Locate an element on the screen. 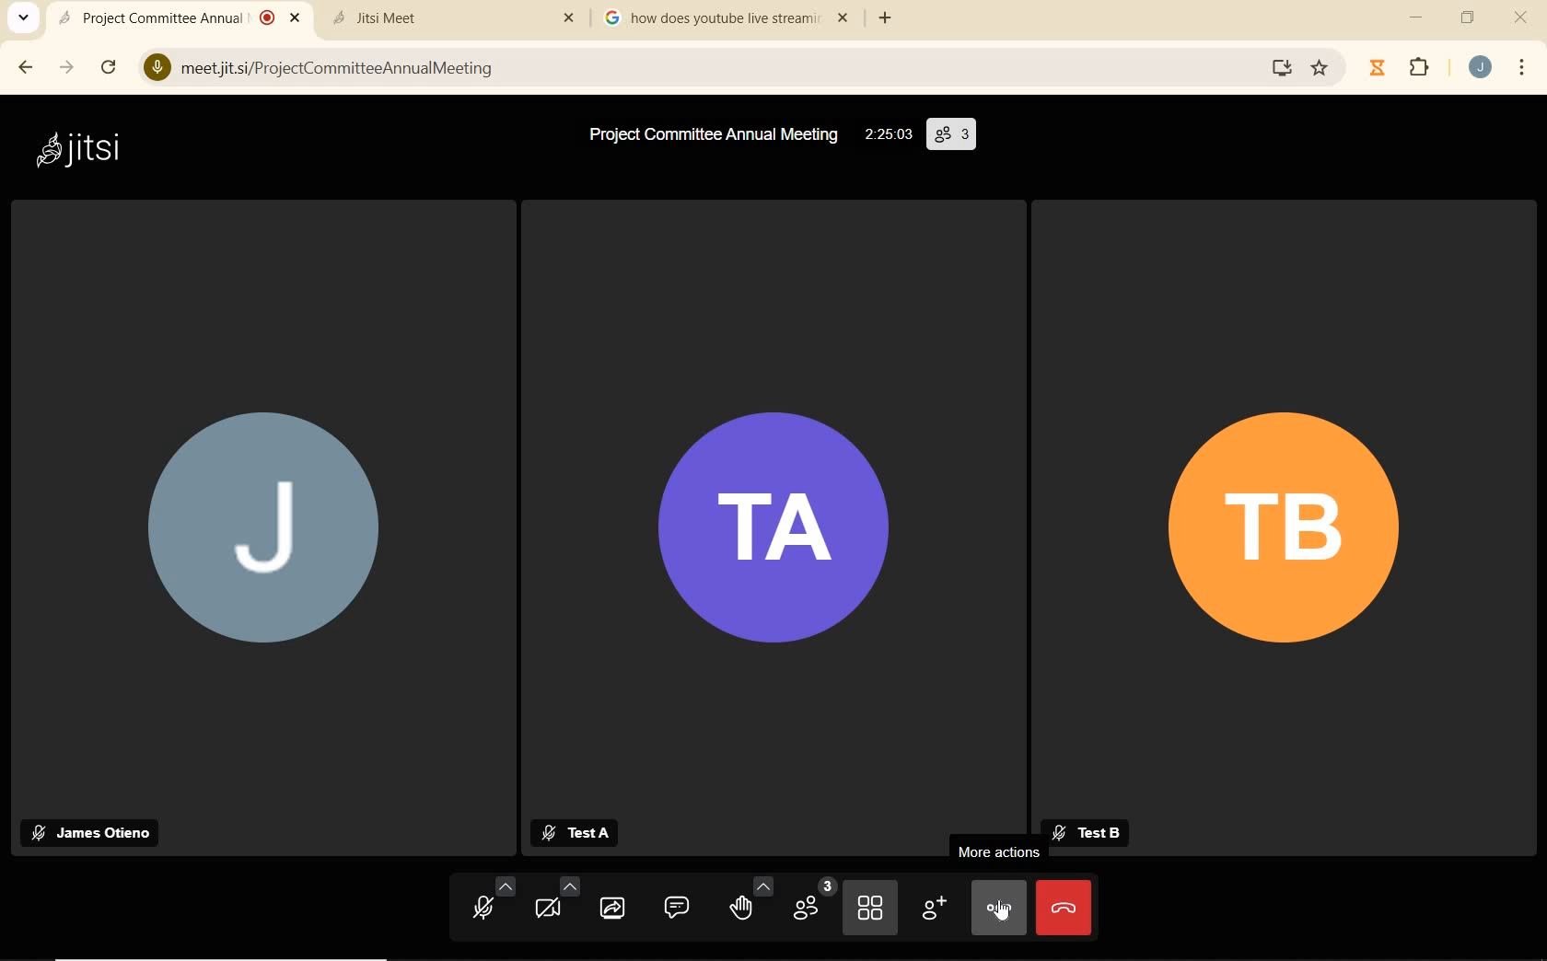  timer is located at coordinates (1378, 67).